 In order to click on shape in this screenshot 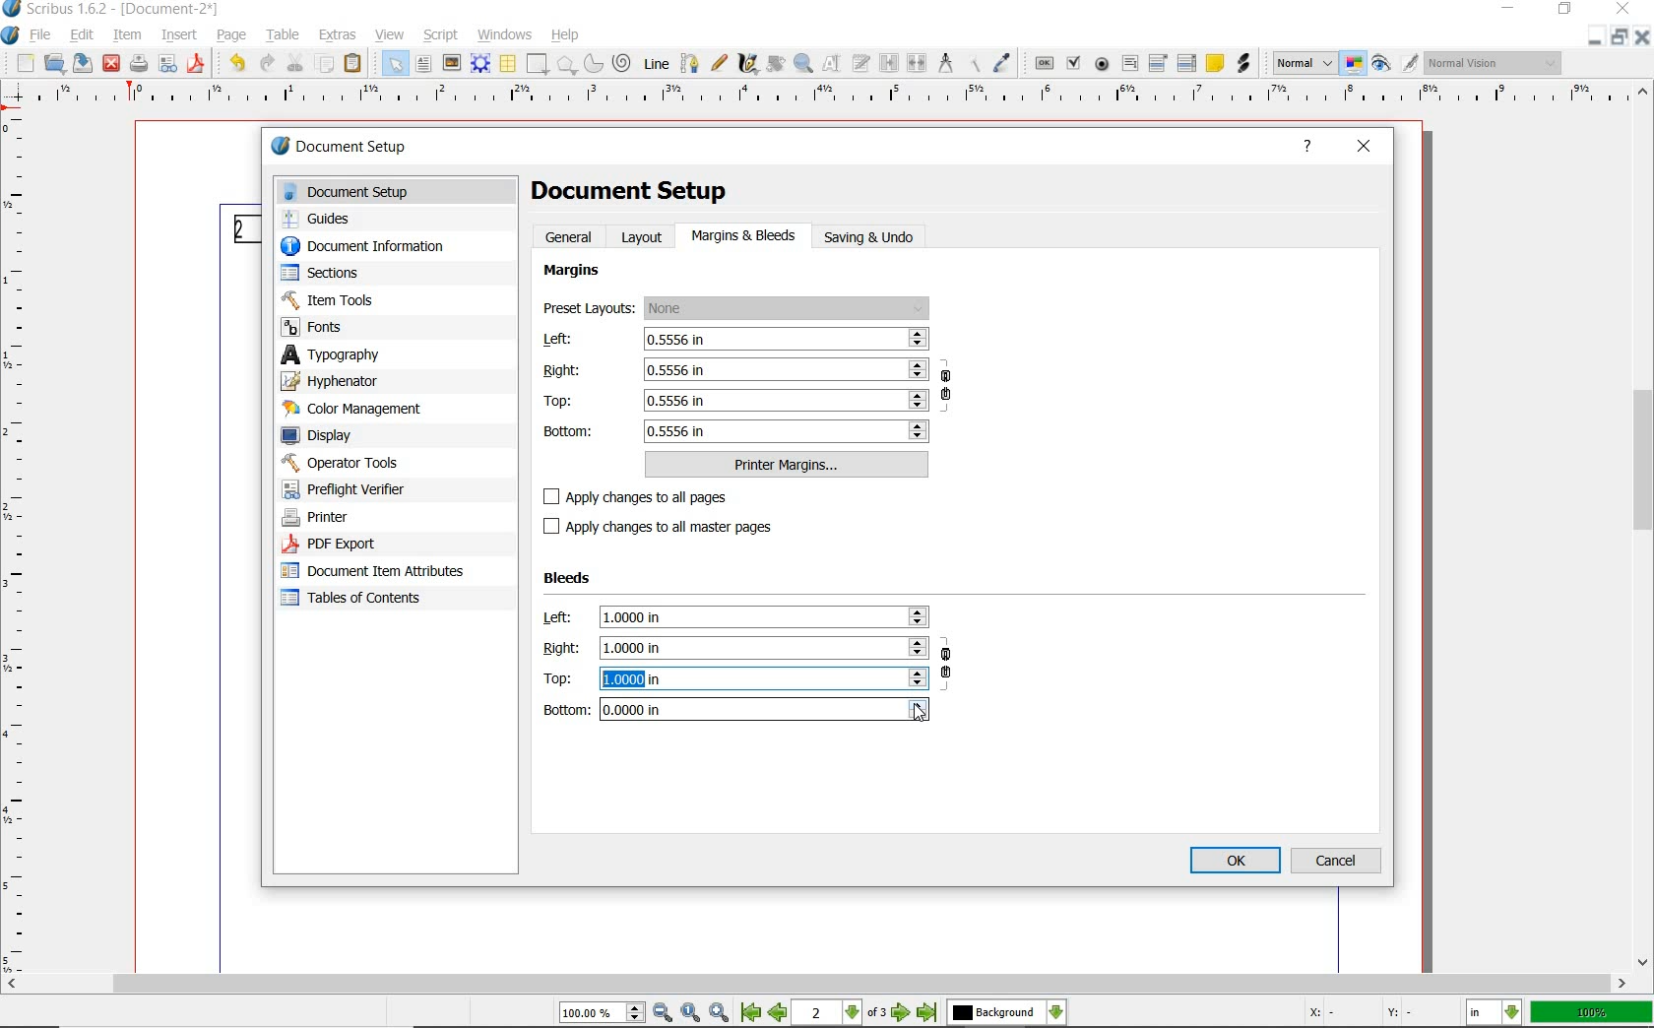, I will do `click(536, 65)`.